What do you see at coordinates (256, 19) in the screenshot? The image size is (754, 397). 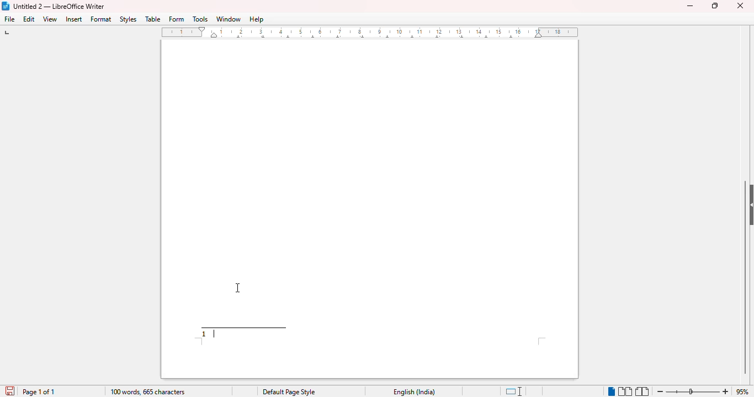 I see `help` at bounding box center [256, 19].